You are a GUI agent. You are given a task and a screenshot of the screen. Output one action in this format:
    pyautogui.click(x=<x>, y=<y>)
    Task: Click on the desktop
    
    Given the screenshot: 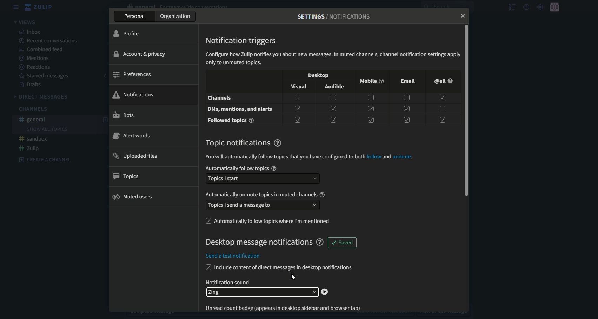 What is the action you would take?
    pyautogui.click(x=317, y=76)
    